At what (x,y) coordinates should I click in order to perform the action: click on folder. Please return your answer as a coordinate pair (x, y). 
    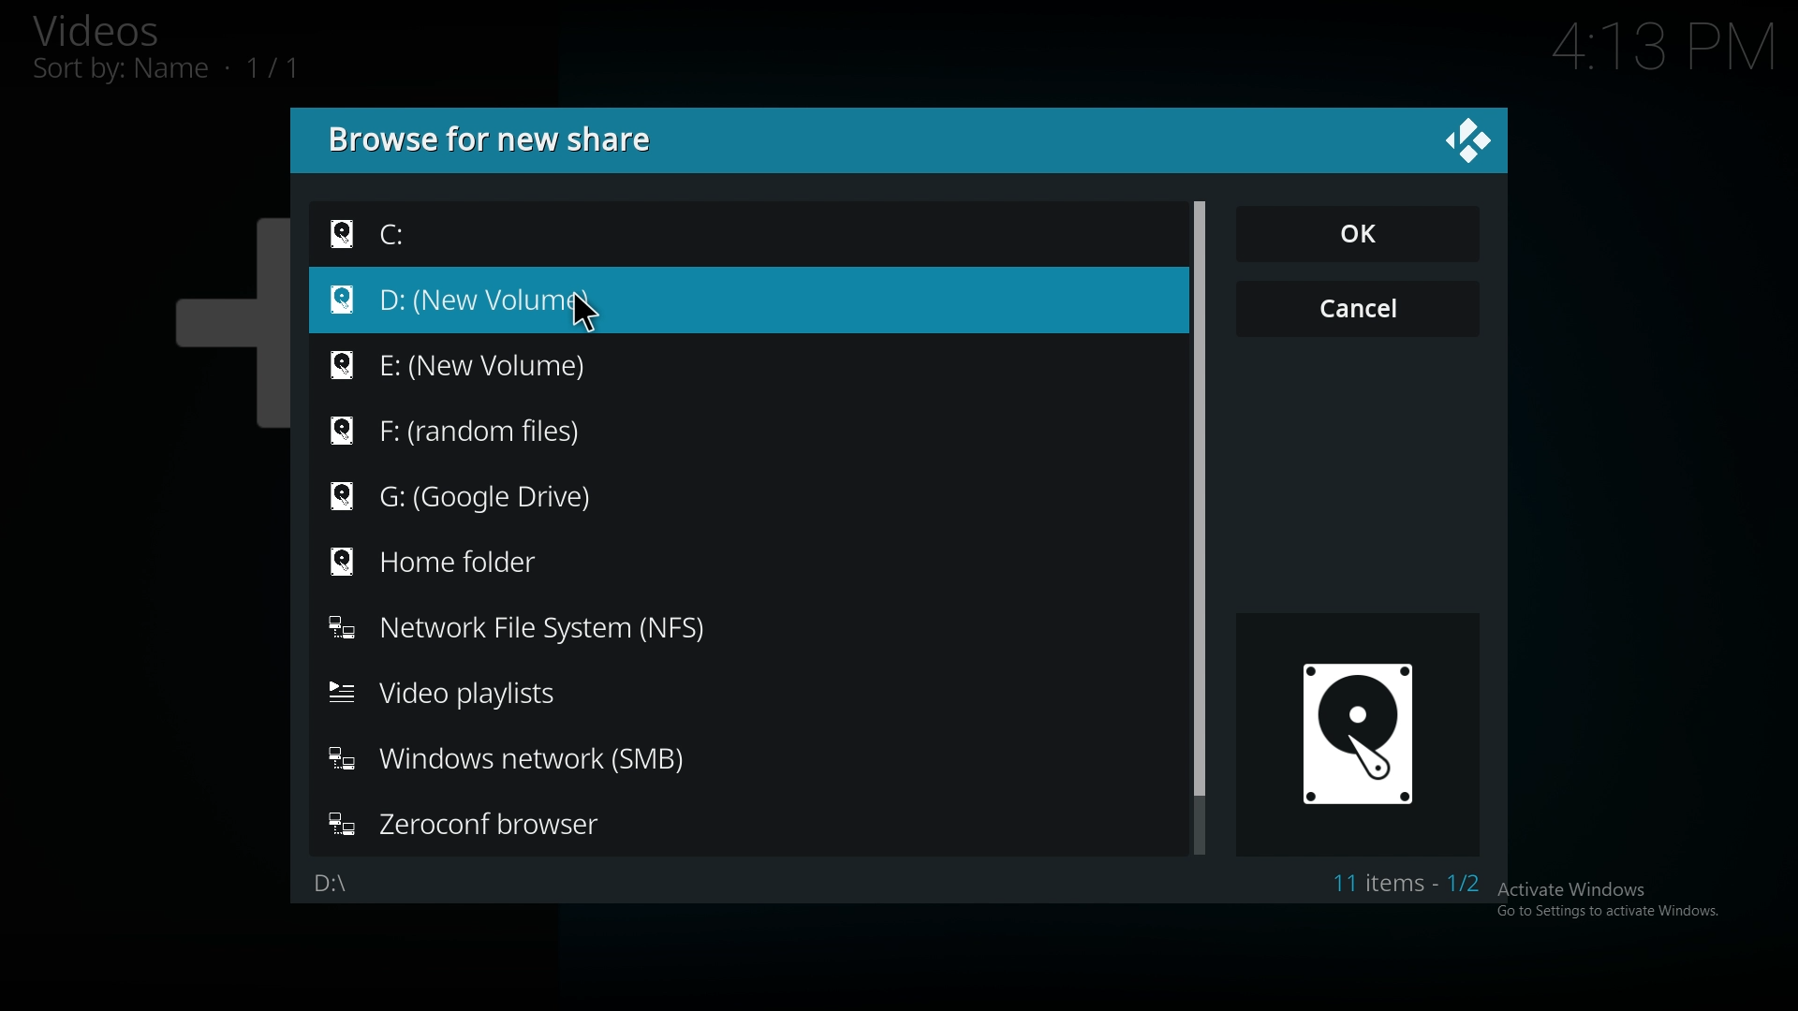
    Looking at the image, I should click on (484, 499).